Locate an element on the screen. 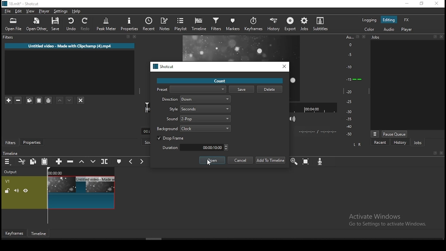 Image resolution: width=446 pixels, height=251 pixels. style is located at coordinates (199, 109).